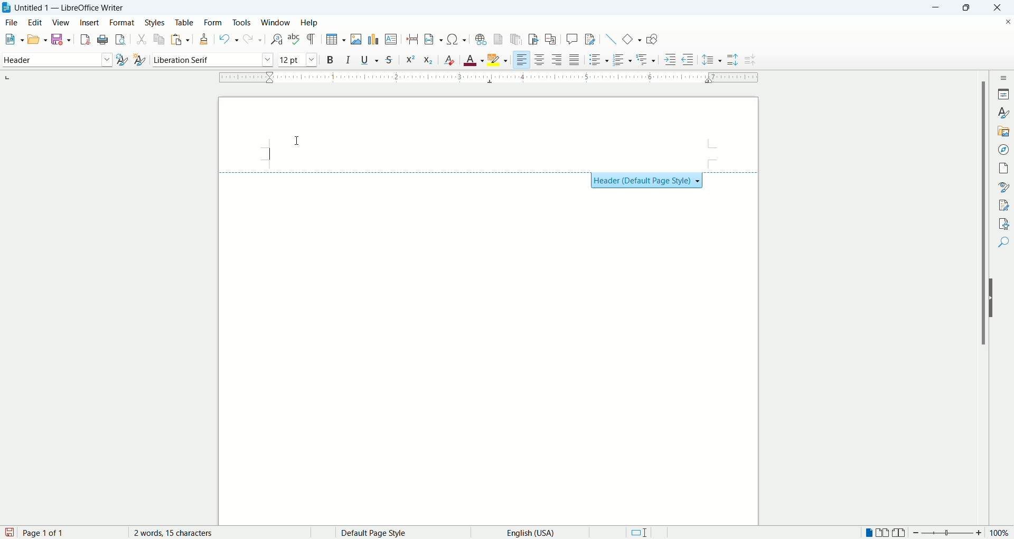 This screenshot has height=539, width=1014. I want to click on navigator, so click(1005, 150).